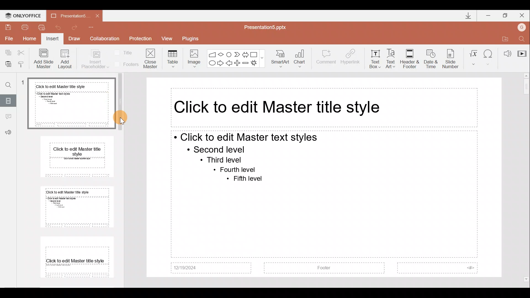 The width and height of the screenshot is (530, 298). I want to click on Add layout, so click(65, 60).